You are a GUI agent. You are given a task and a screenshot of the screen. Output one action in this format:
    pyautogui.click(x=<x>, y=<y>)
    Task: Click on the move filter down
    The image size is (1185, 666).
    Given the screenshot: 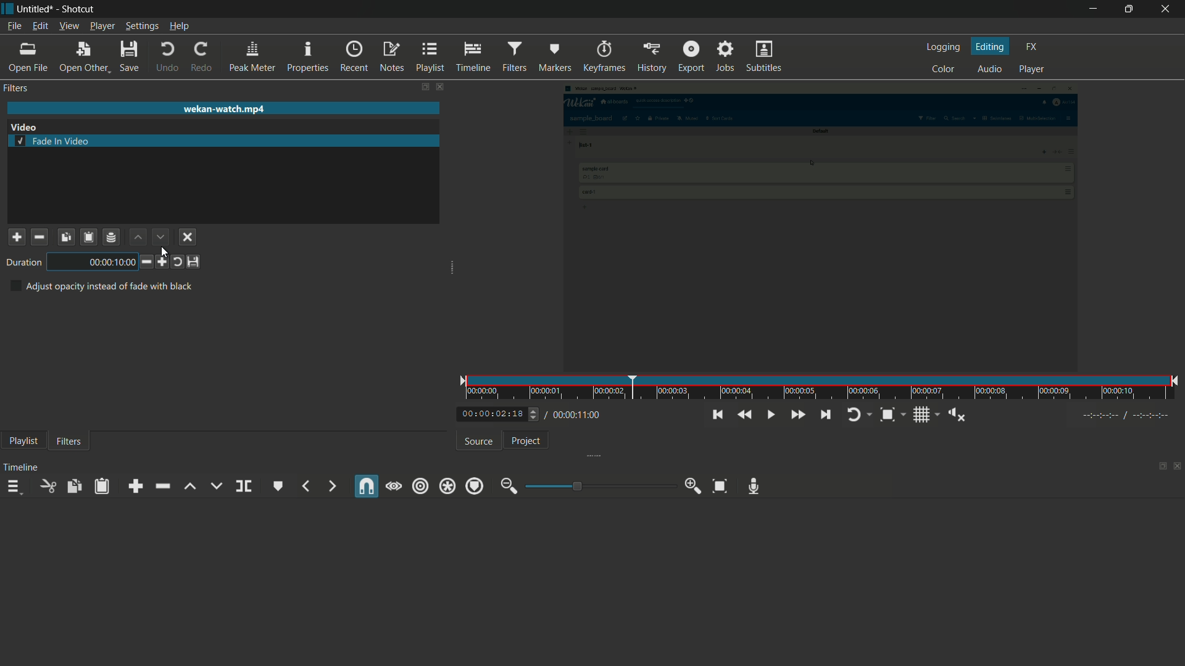 What is the action you would take?
    pyautogui.click(x=160, y=237)
    